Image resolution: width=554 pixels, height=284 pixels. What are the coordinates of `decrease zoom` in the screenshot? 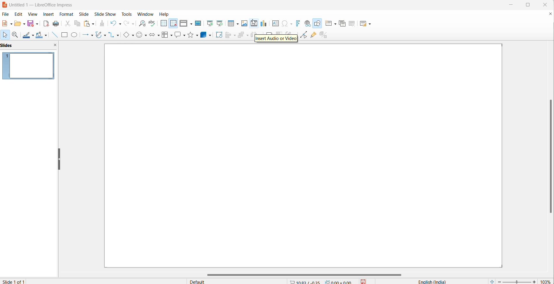 It's located at (499, 281).